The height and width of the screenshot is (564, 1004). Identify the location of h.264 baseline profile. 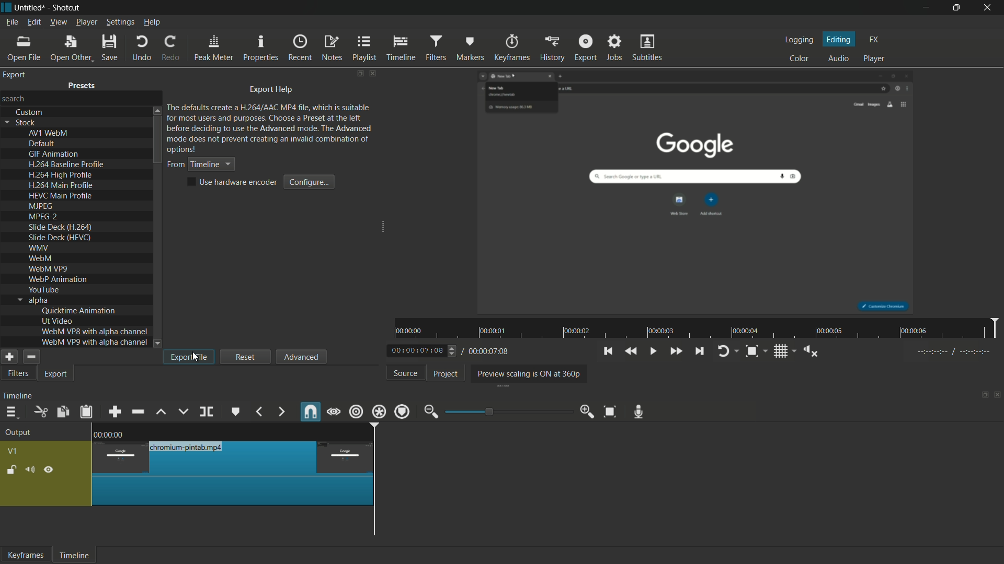
(65, 166).